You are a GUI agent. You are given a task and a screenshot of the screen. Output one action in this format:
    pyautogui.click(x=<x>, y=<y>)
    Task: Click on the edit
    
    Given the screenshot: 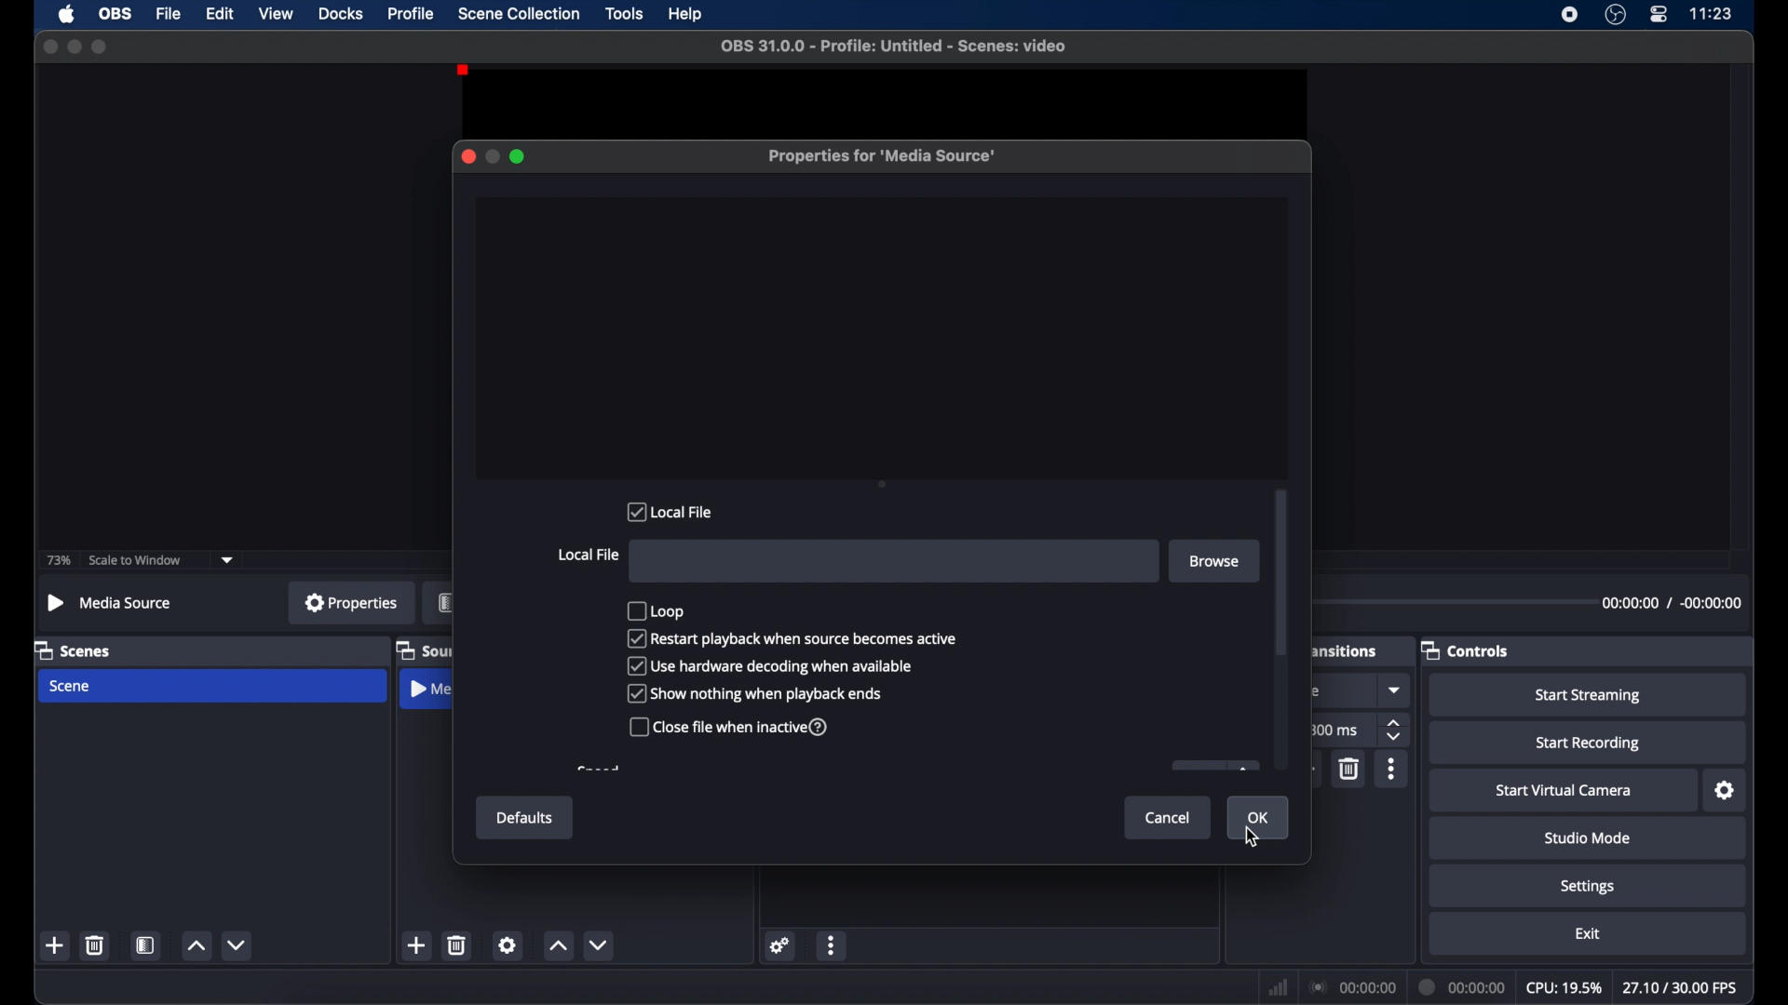 What is the action you would take?
    pyautogui.click(x=219, y=14)
    